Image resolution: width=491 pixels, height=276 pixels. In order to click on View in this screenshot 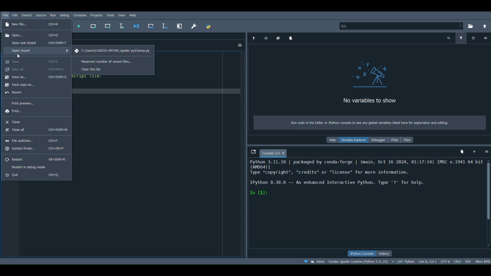, I will do `click(123, 15)`.